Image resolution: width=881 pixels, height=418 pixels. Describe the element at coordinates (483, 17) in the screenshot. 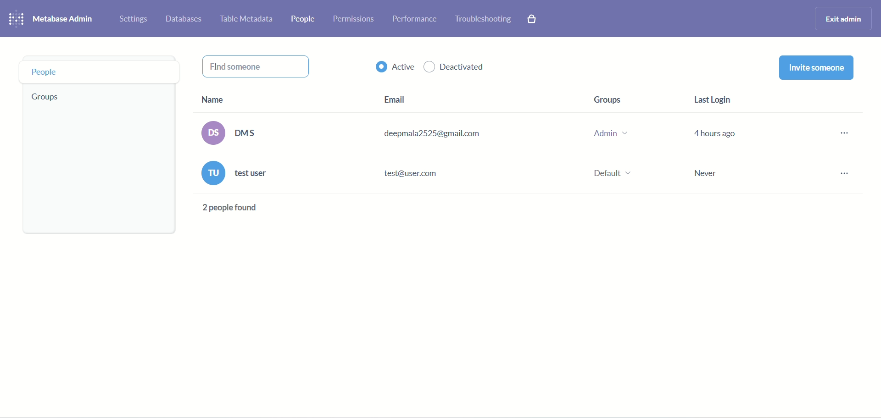

I see `troubleshooting` at that location.